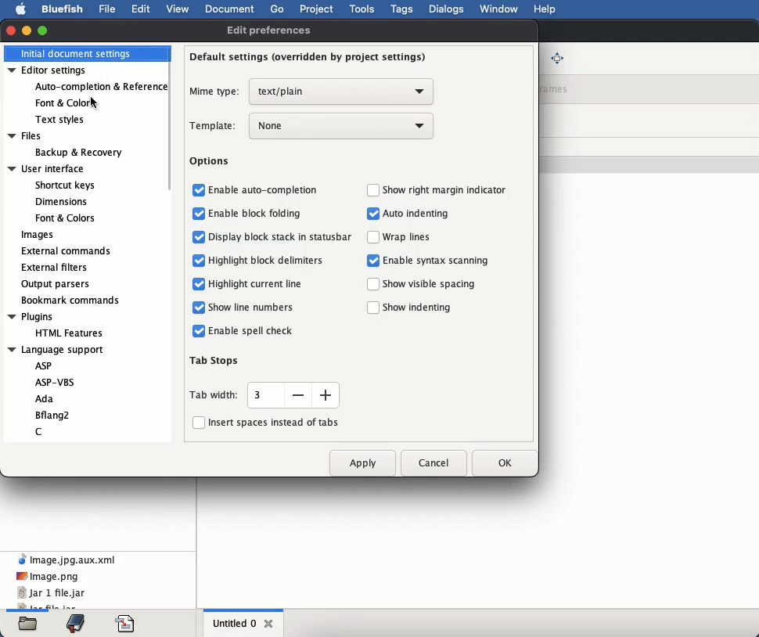  Describe the element at coordinates (51, 593) in the screenshot. I see `jar 1 file` at that location.